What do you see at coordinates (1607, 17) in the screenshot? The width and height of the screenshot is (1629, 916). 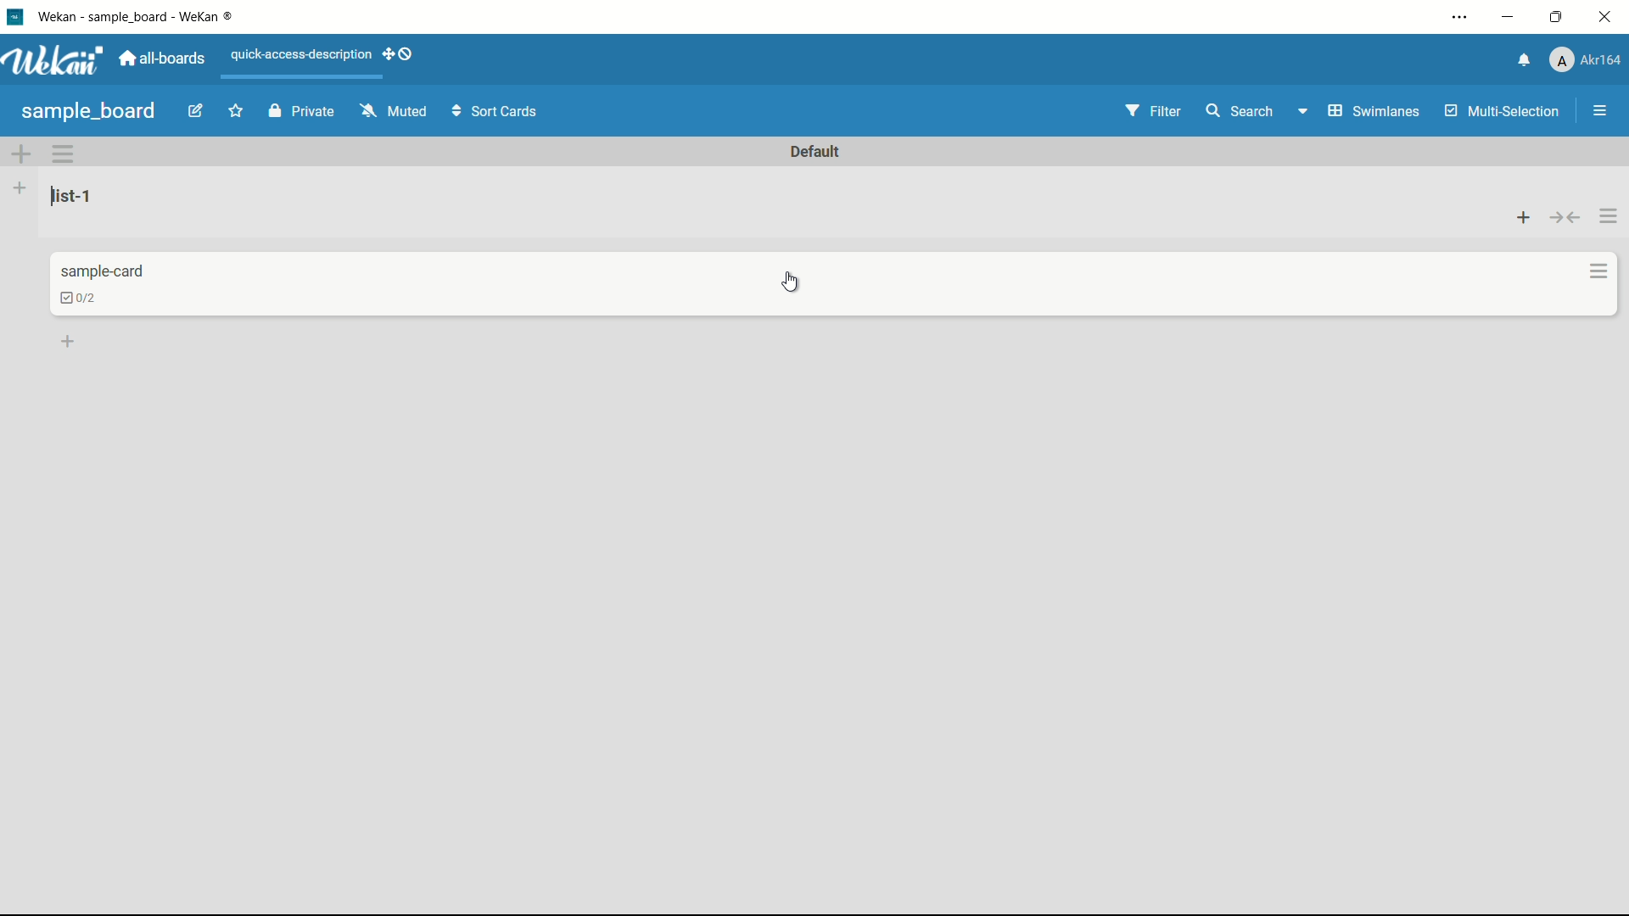 I see `close app` at bounding box center [1607, 17].